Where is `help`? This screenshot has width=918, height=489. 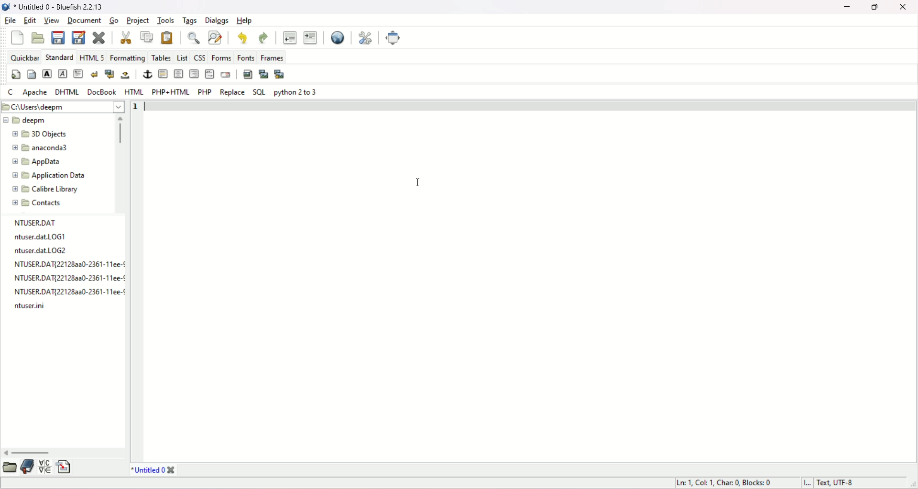
help is located at coordinates (245, 22).